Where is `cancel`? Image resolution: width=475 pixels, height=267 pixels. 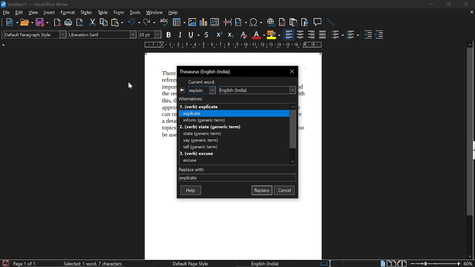
cancel is located at coordinates (285, 191).